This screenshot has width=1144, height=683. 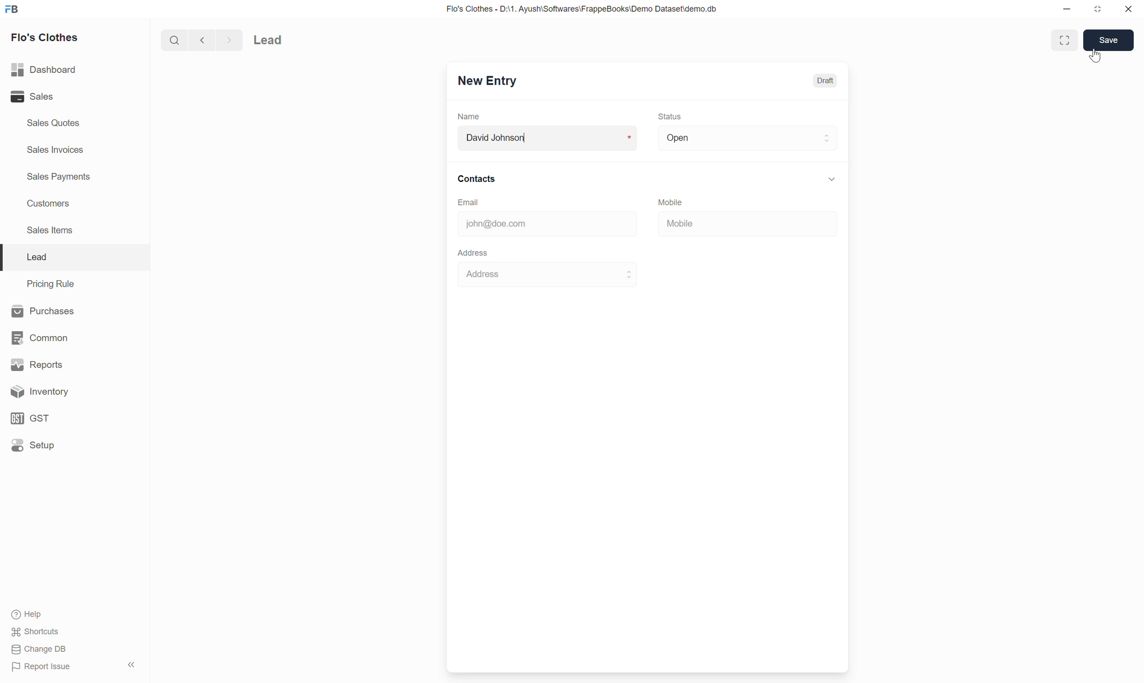 What do you see at coordinates (1067, 11) in the screenshot?
I see `minimise` at bounding box center [1067, 11].